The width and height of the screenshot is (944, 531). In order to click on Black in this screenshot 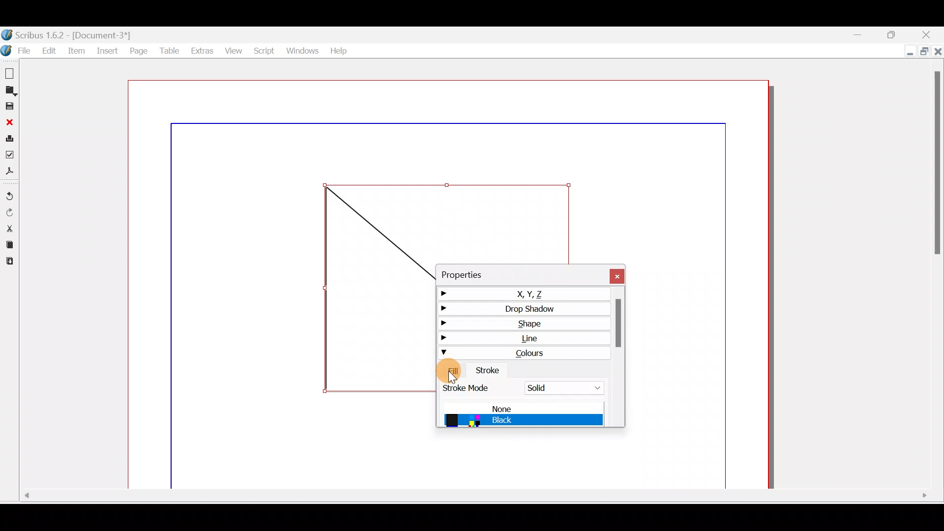, I will do `click(523, 421)`.